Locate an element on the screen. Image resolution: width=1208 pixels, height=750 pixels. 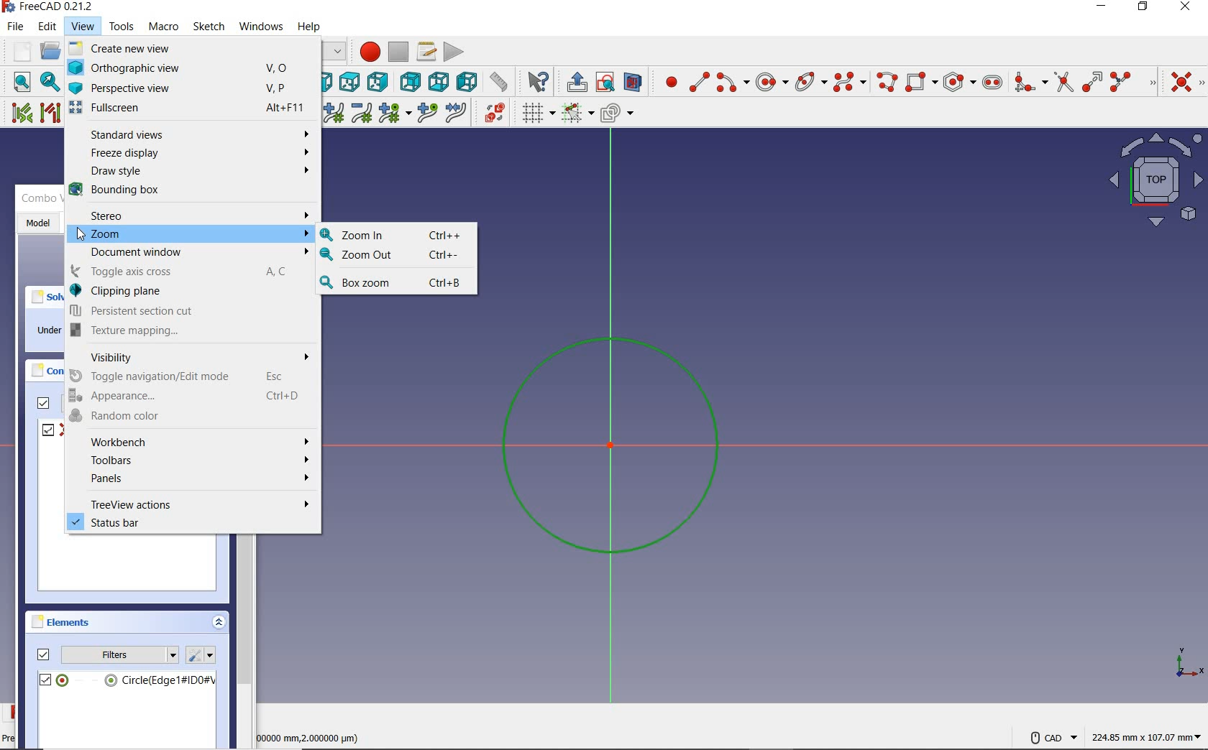
Orthographic view is located at coordinates (188, 66).